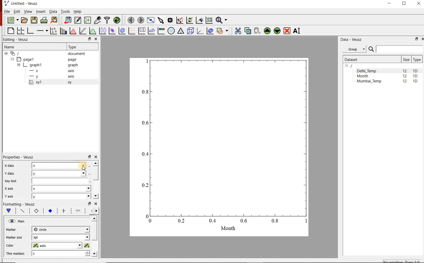  I want to click on 1D, so click(415, 71).